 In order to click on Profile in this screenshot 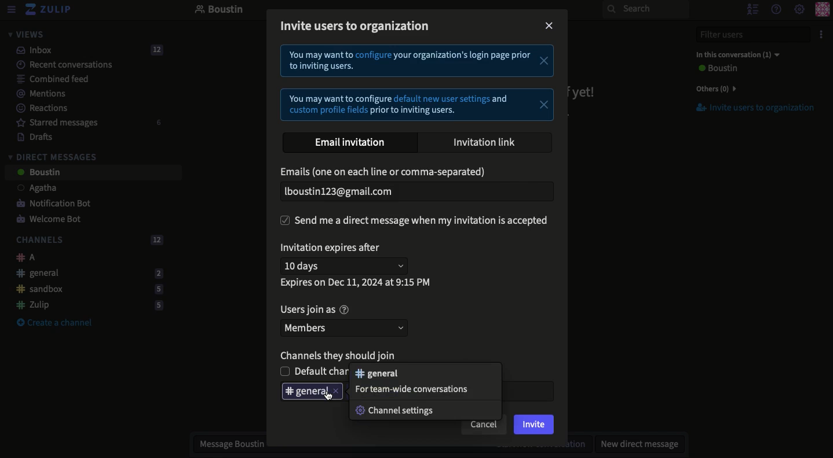, I will do `click(822, 10)`.